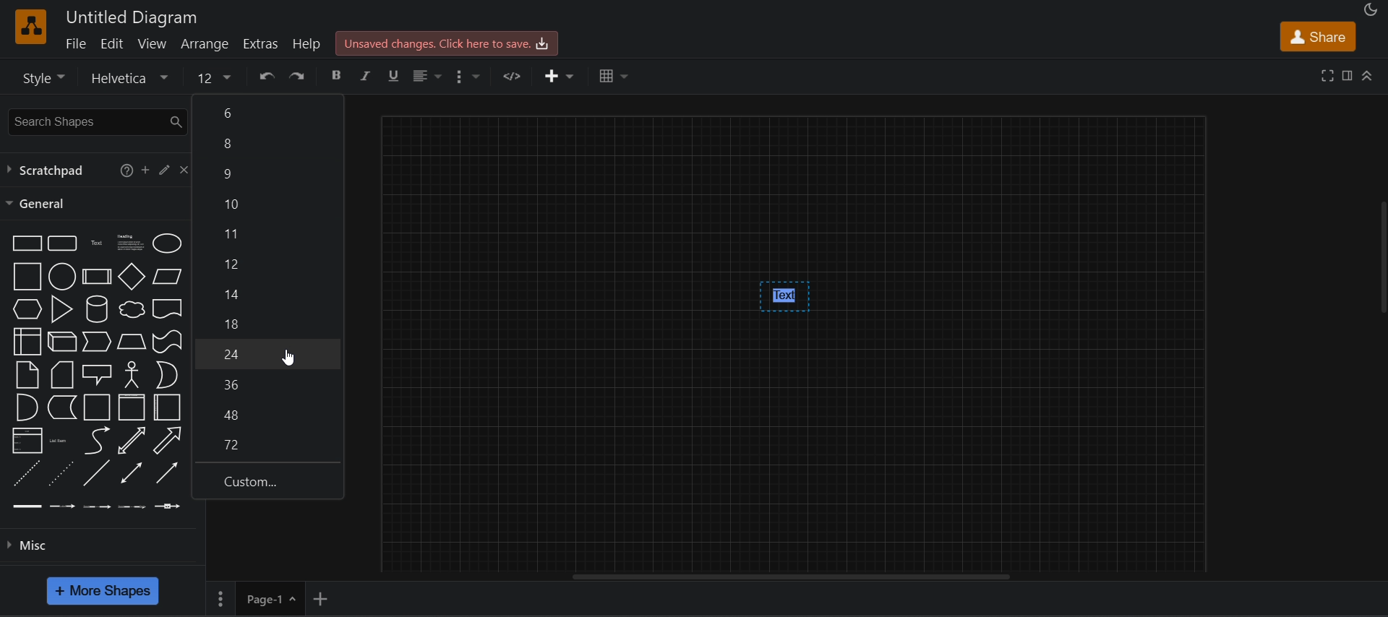  Describe the element at coordinates (27, 441) in the screenshot. I see `List` at that location.